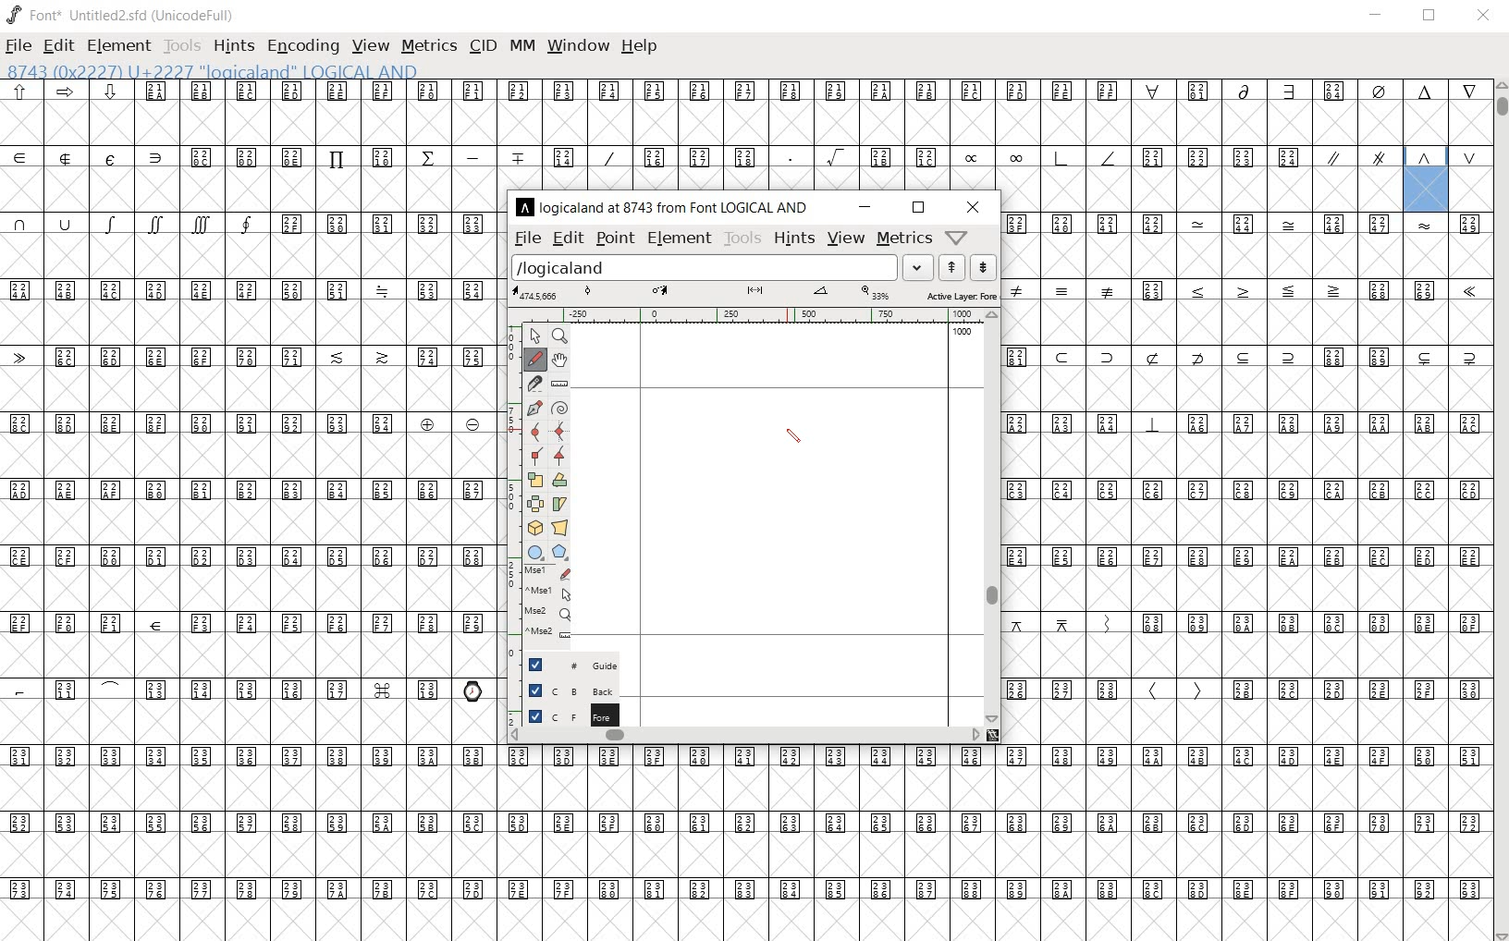  I want to click on restore, so click(919, 208).